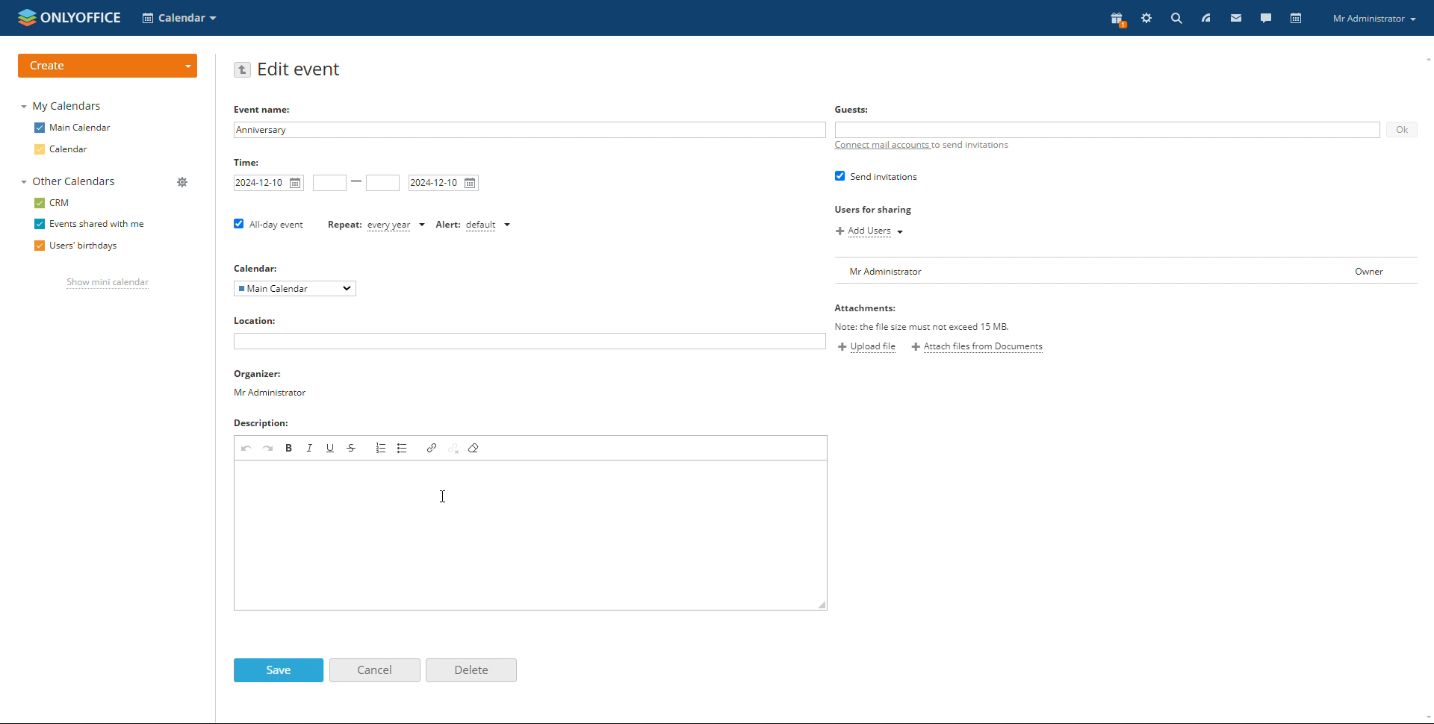  What do you see at coordinates (919, 146) in the screenshot?
I see `connect mail accounts` at bounding box center [919, 146].